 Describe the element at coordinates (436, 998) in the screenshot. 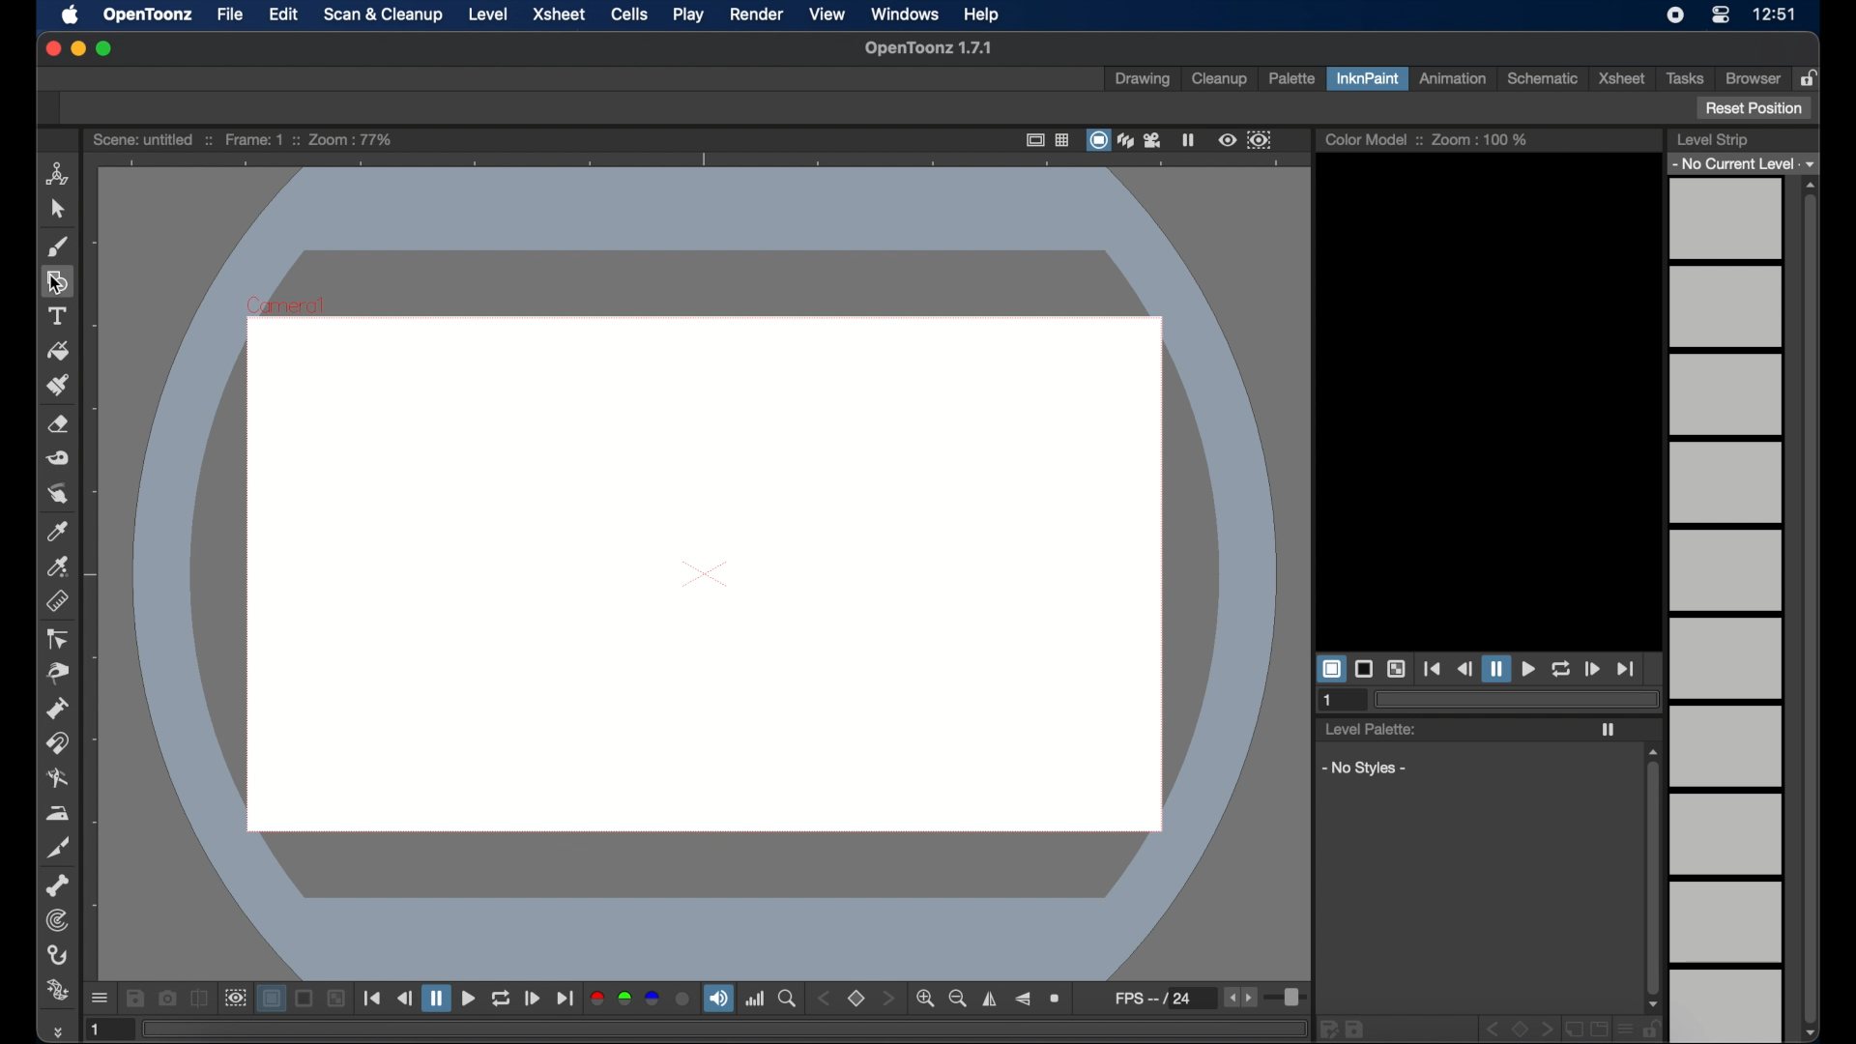

I see `pause button` at that location.